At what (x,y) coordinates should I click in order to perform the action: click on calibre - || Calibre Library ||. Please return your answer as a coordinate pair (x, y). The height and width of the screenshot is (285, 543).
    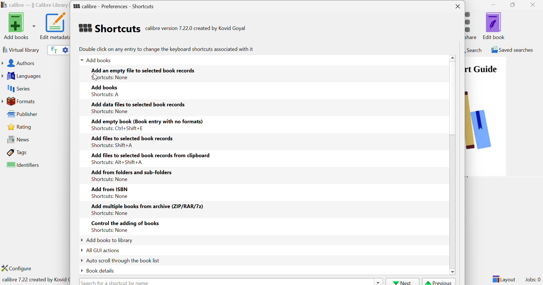
    Looking at the image, I should click on (34, 5).